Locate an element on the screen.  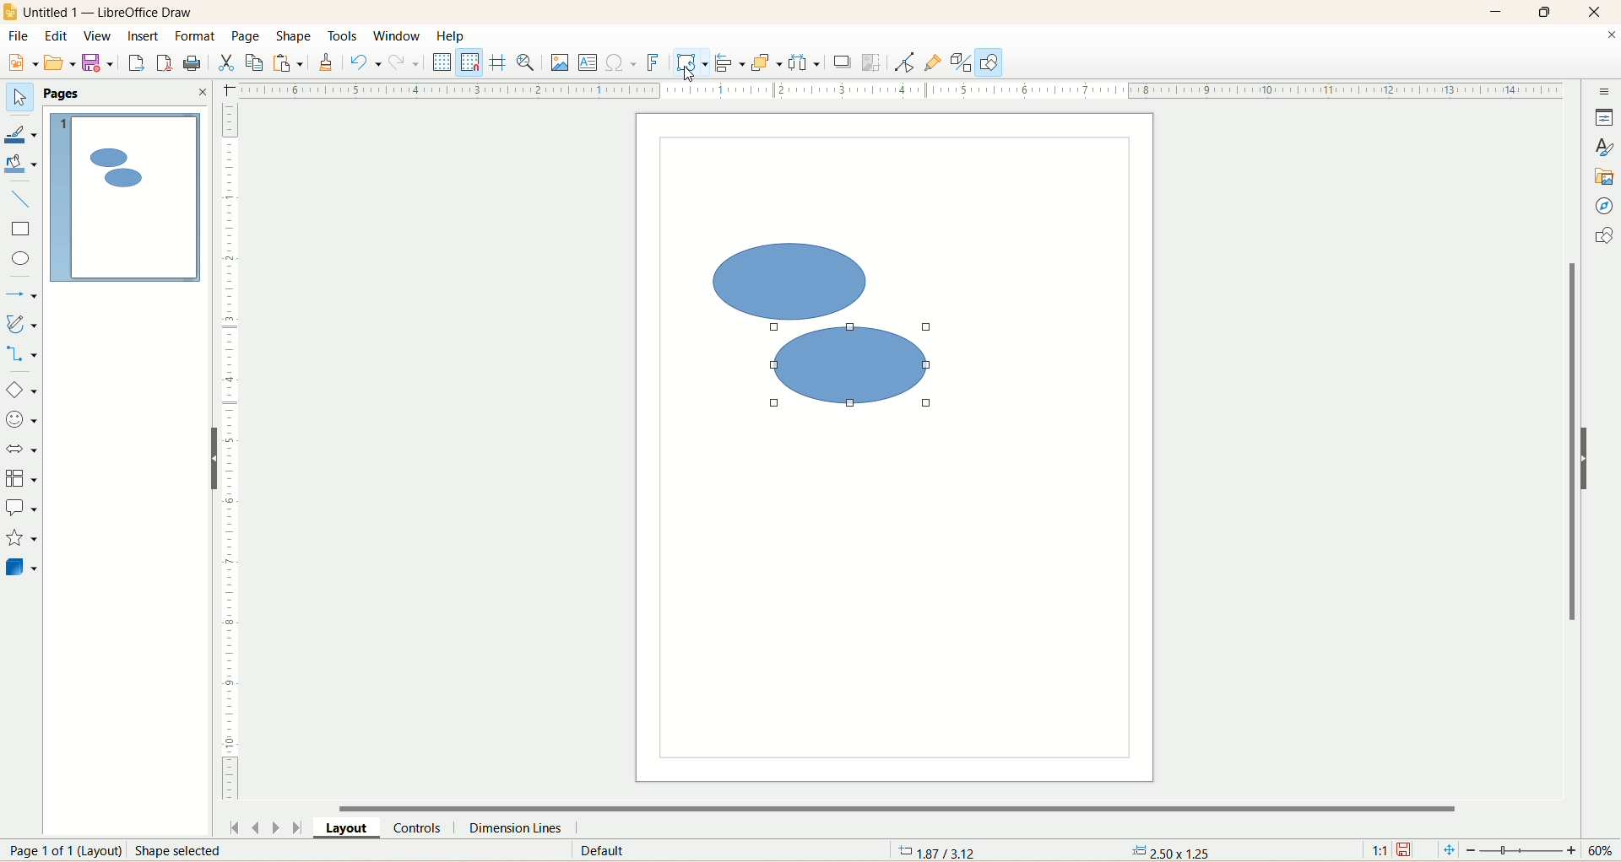
horizontal scroll bar is located at coordinates (904, 805).